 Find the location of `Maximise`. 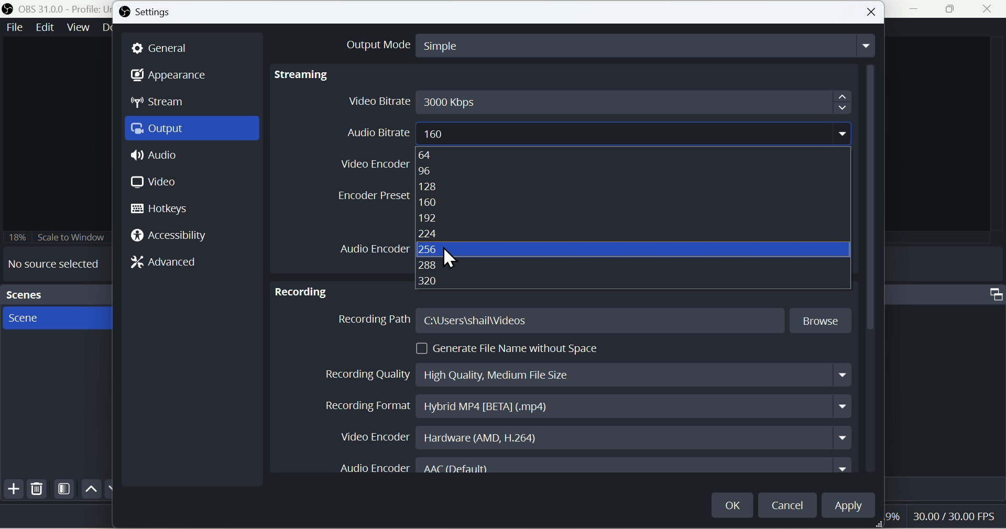

Maximise is located at coordinates (955, 9).